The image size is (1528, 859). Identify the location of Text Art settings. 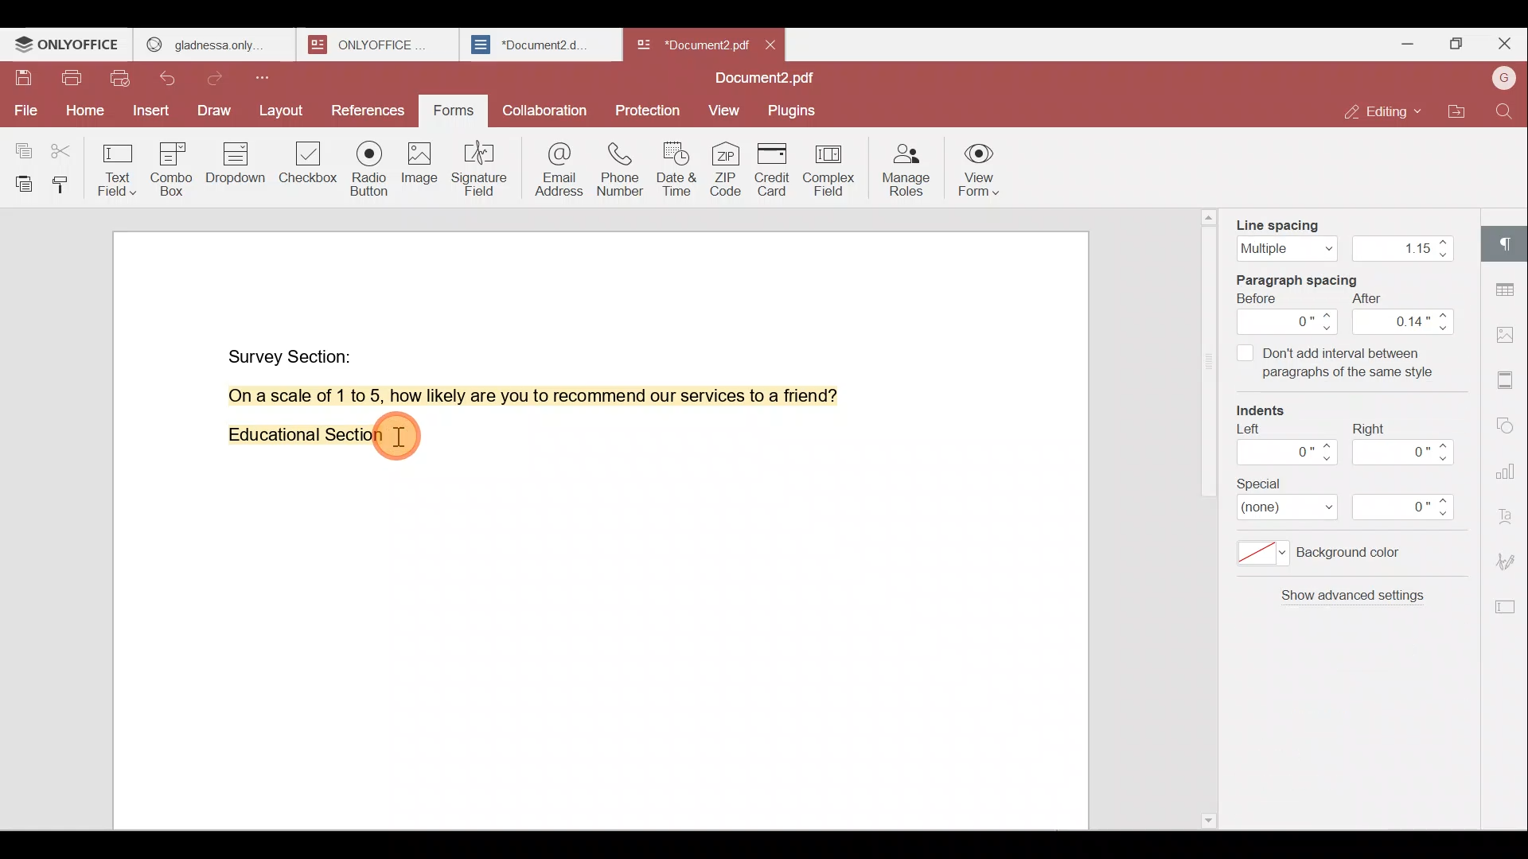
(1508, 512).